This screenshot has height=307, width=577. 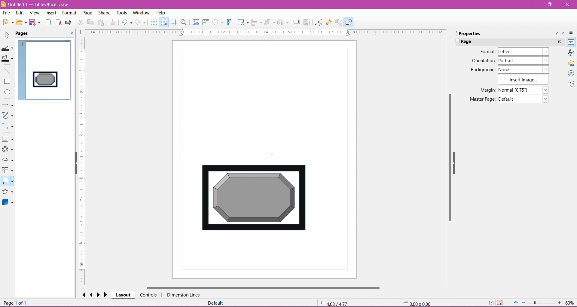 I want to click on Insert Fontwork Text, so click(x=230, y=23).